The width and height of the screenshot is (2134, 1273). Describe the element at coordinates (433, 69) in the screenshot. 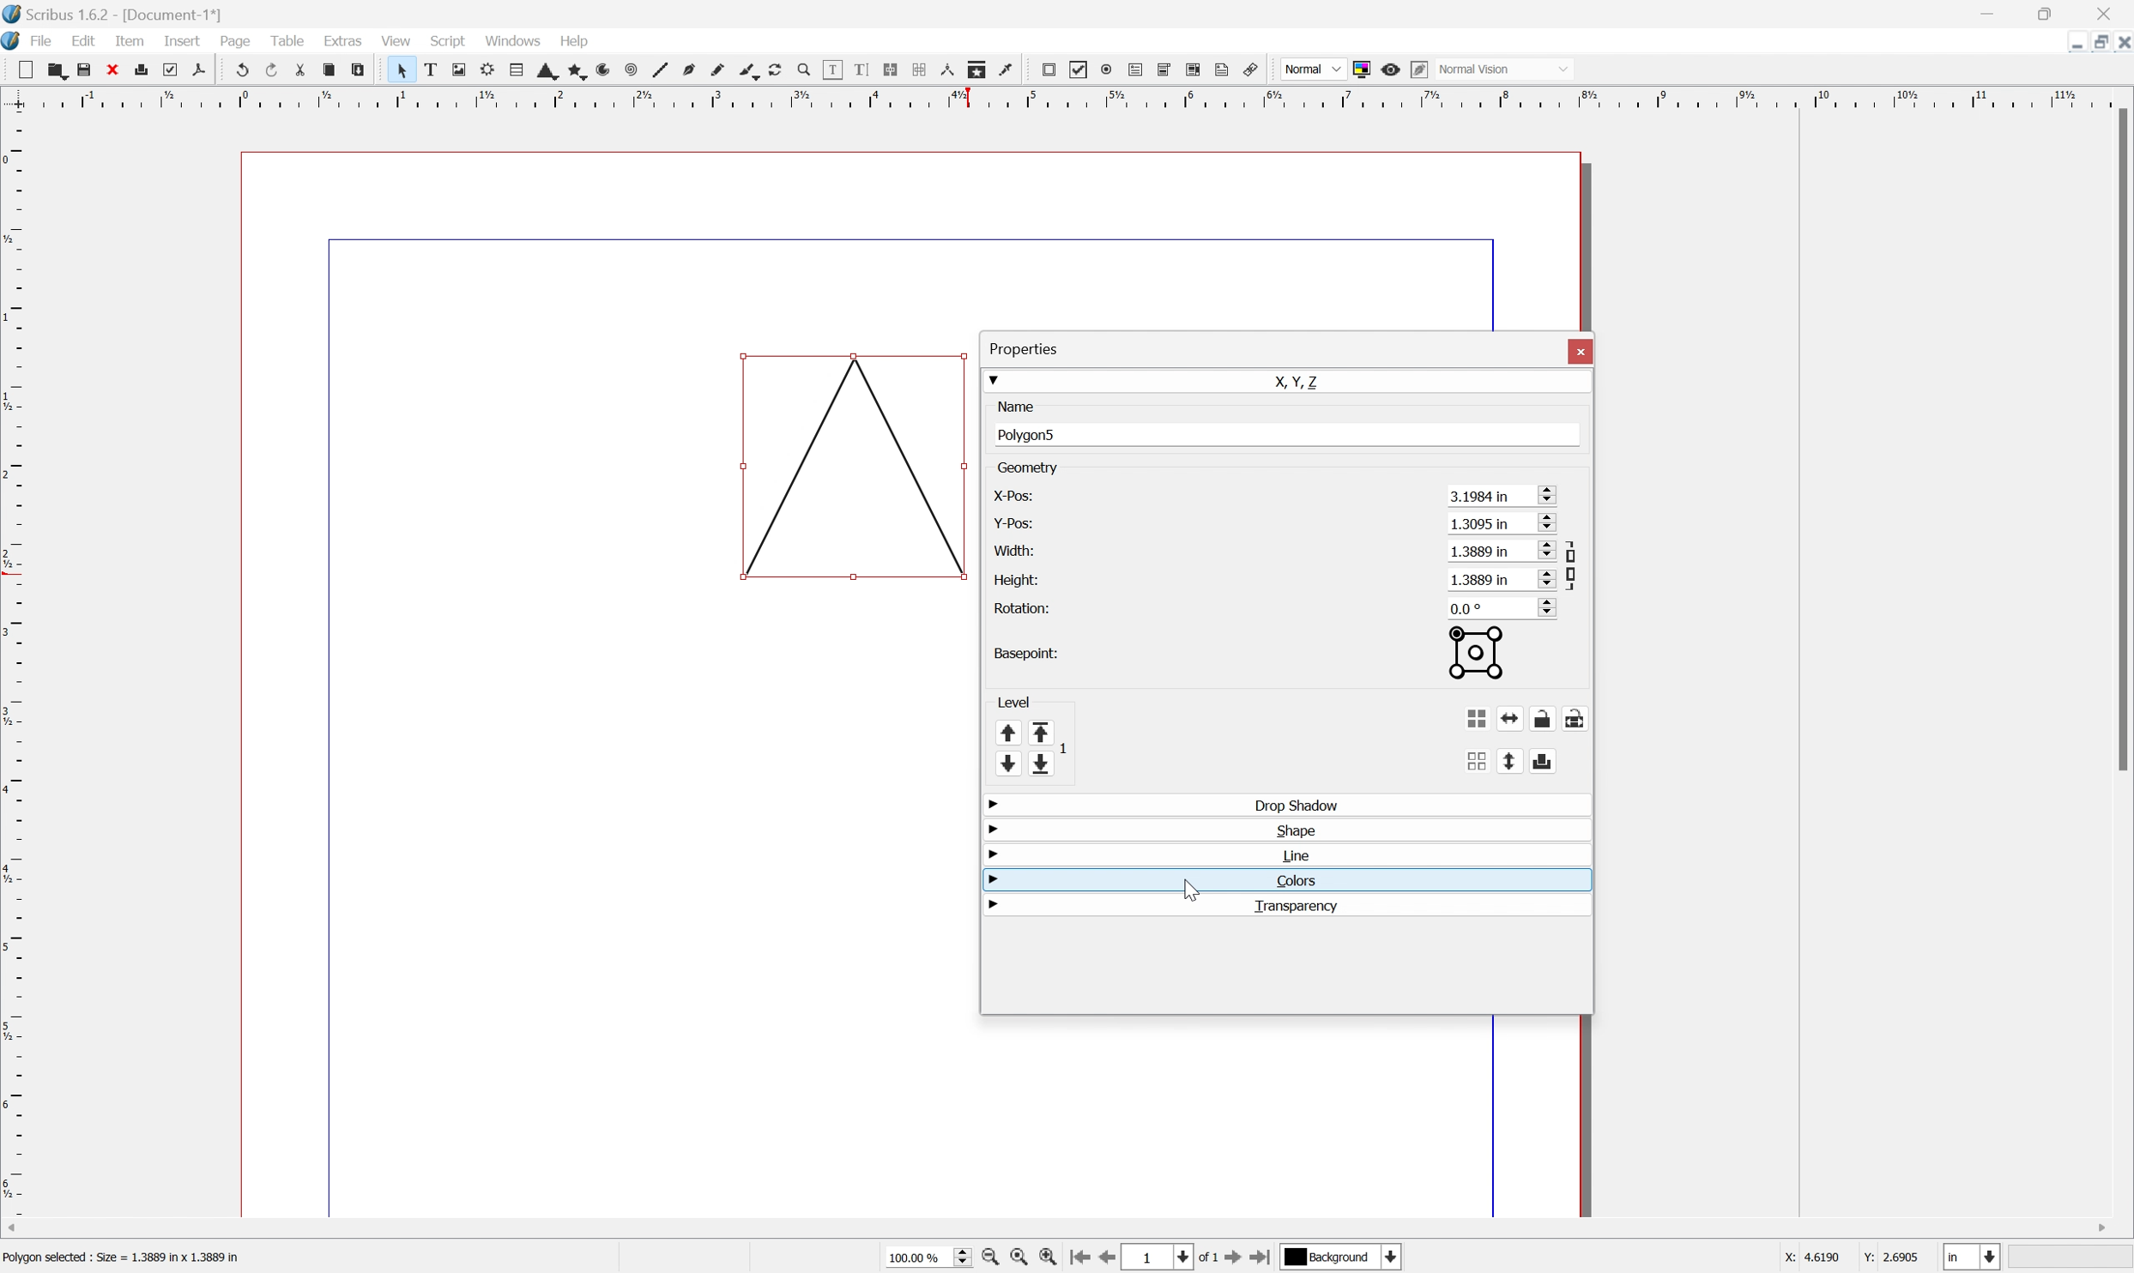

I see `Text frame` at that location.